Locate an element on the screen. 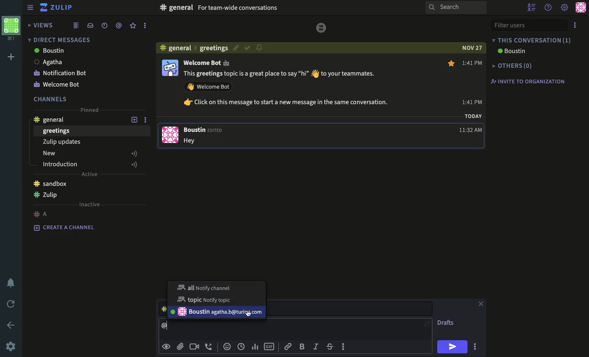  notification bot is located at coordinates (61, 74).